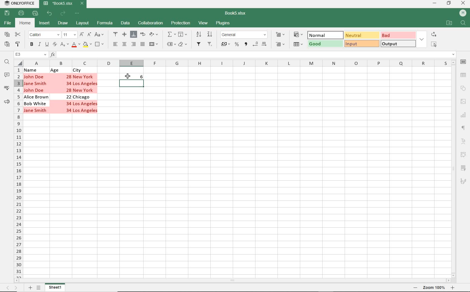 Image resolution: width=470 pixels, height=292 pixels. What do you see at coordinates (253, 54) in the screenshot?
I see `INSERT FUNCTION` at bounding box center [253, 54].